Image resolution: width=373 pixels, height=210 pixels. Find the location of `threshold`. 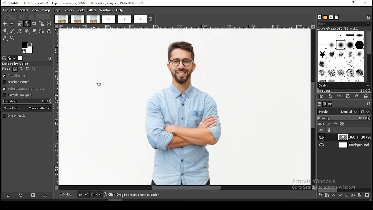

threshold is located at coordinates (27, 101).